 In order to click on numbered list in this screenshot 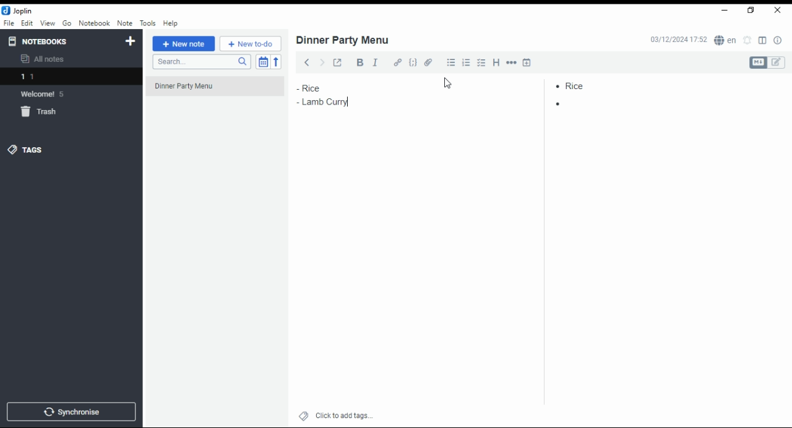, I will do `click(468, 62)`.